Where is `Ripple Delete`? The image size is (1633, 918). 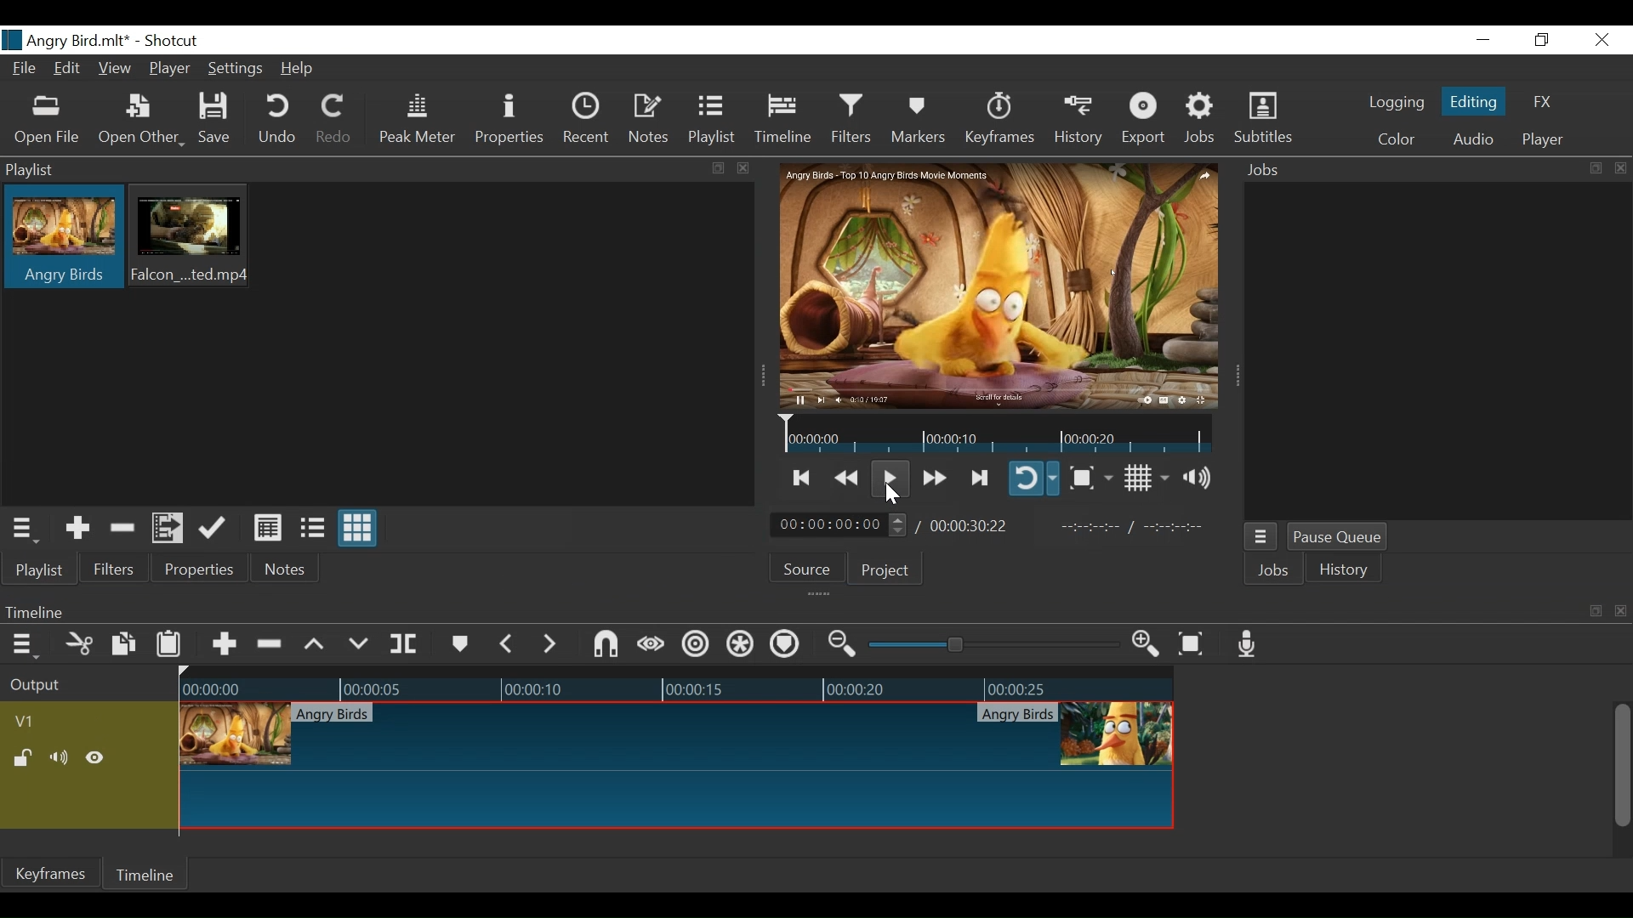 Ripple Delete is located at coordinates (271, 642).